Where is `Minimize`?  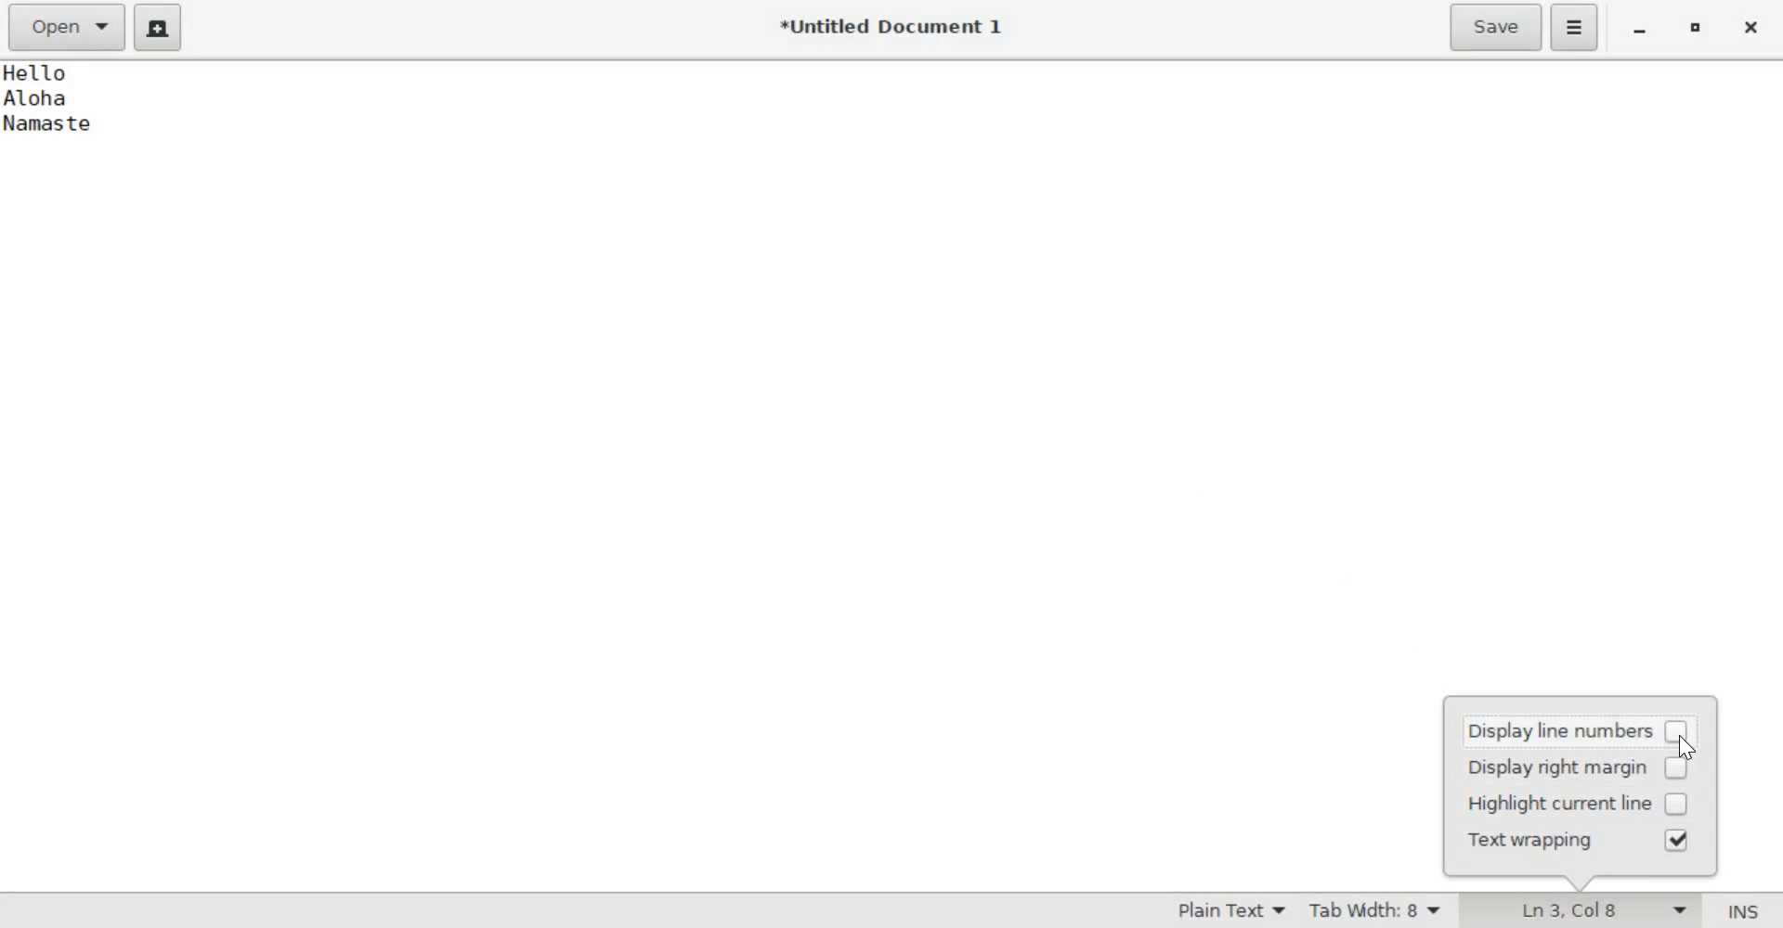 Minimize is located at coordinates (1638, 32).